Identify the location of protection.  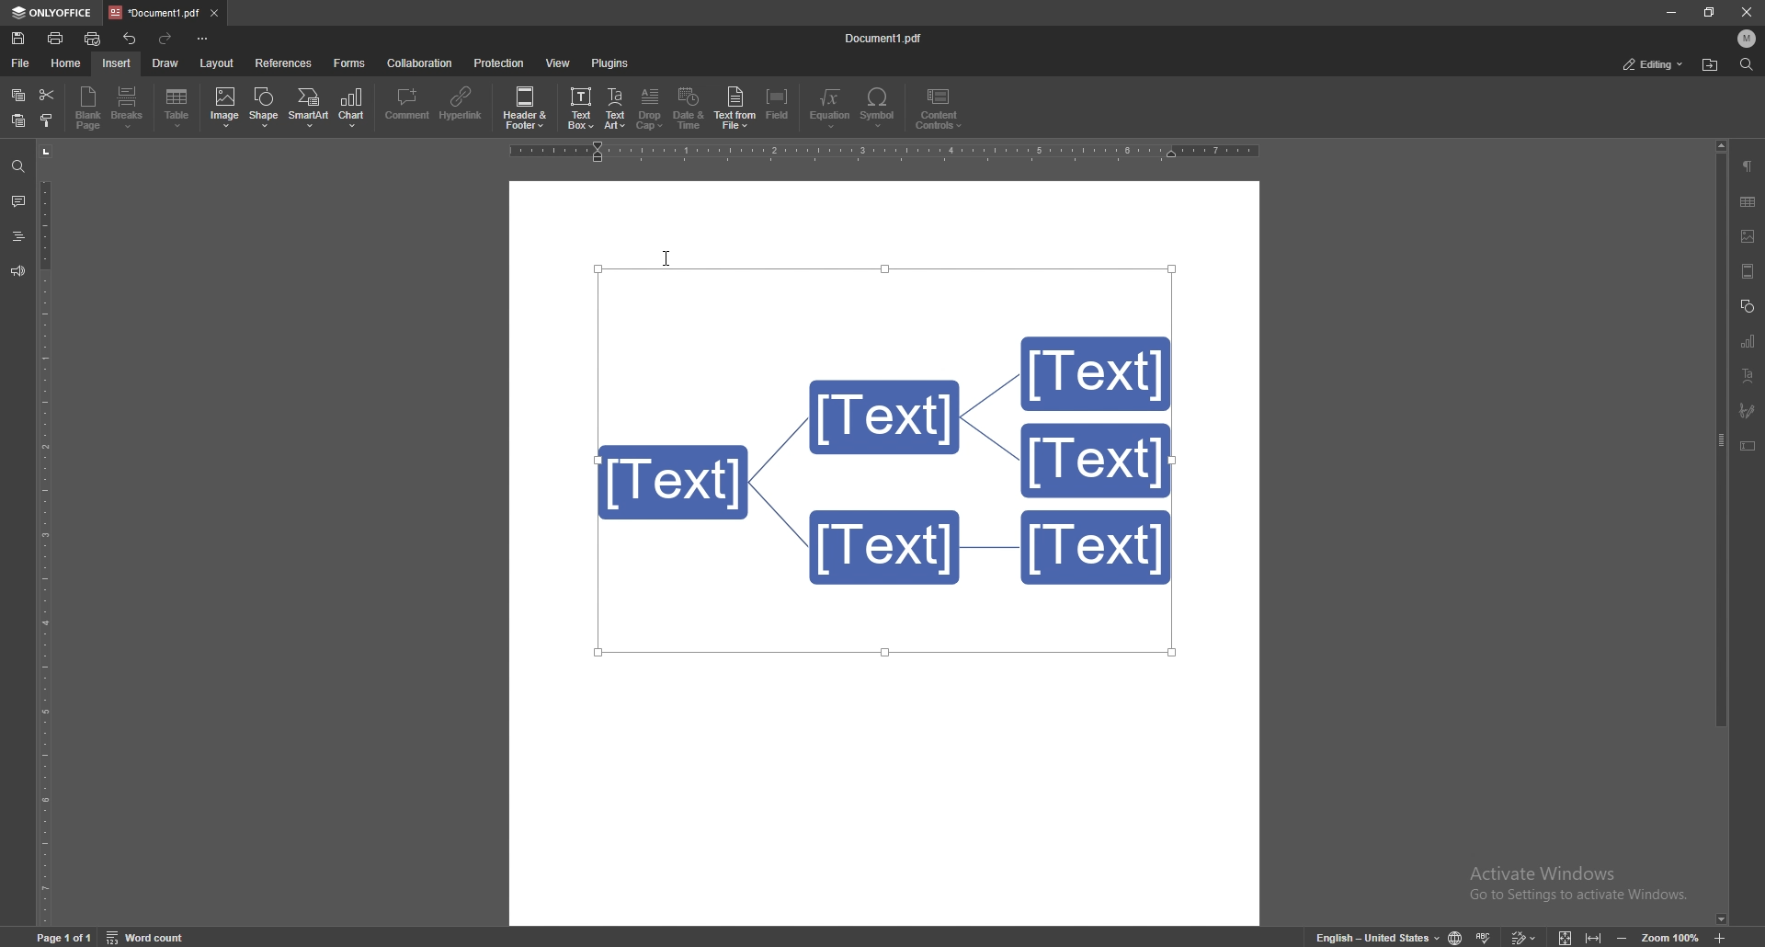
(500, 63).